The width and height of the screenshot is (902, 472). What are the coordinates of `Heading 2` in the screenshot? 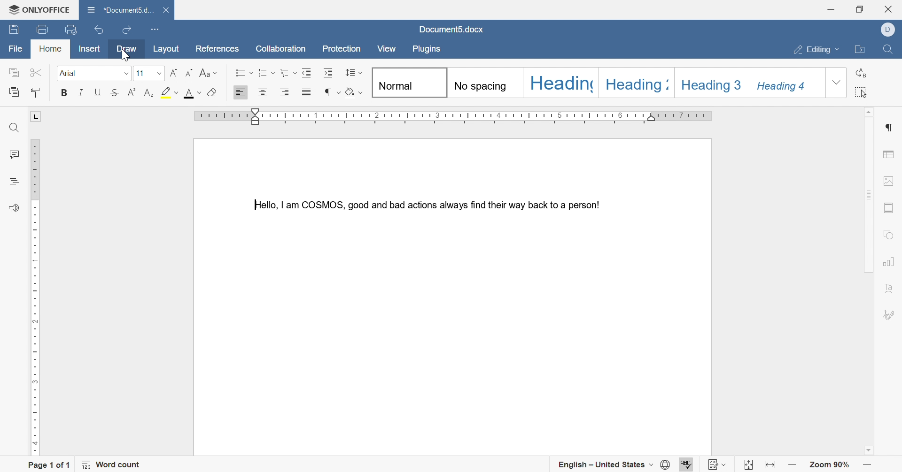 It's located at (637, 83).